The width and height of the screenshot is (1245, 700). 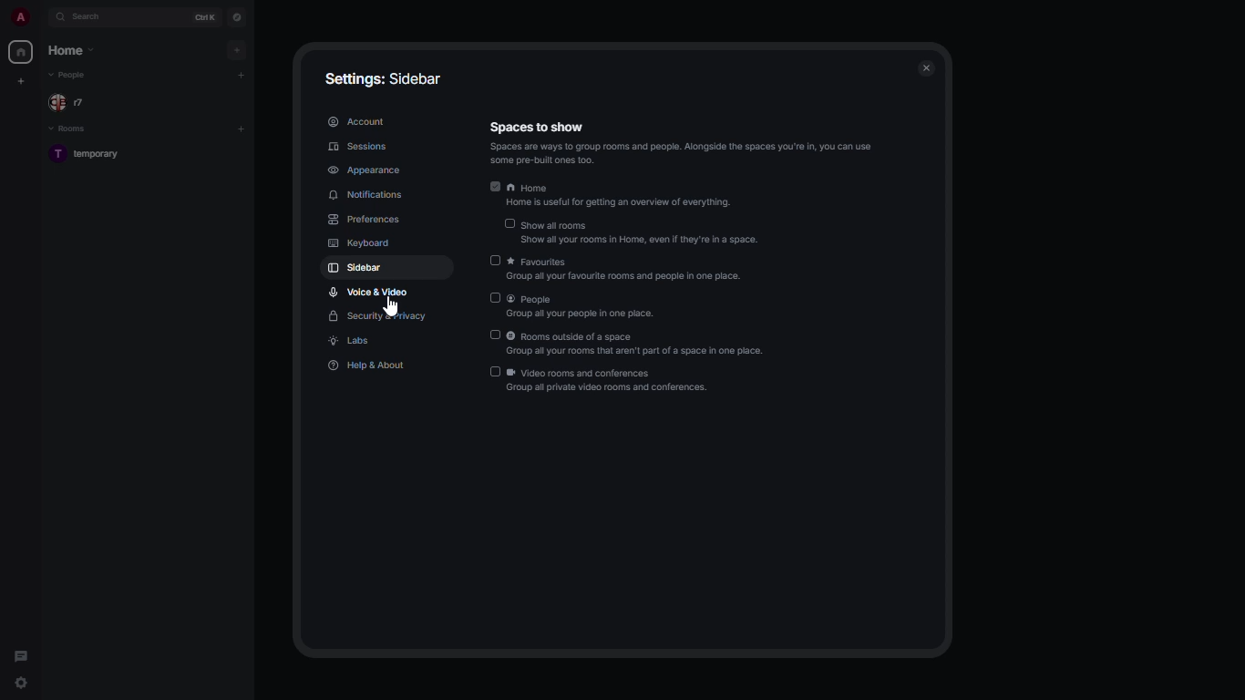 What do you see at coordinates (612, 380) in the screenshot?
I see `video rooms and conferences` at bounding box center [612, 380].